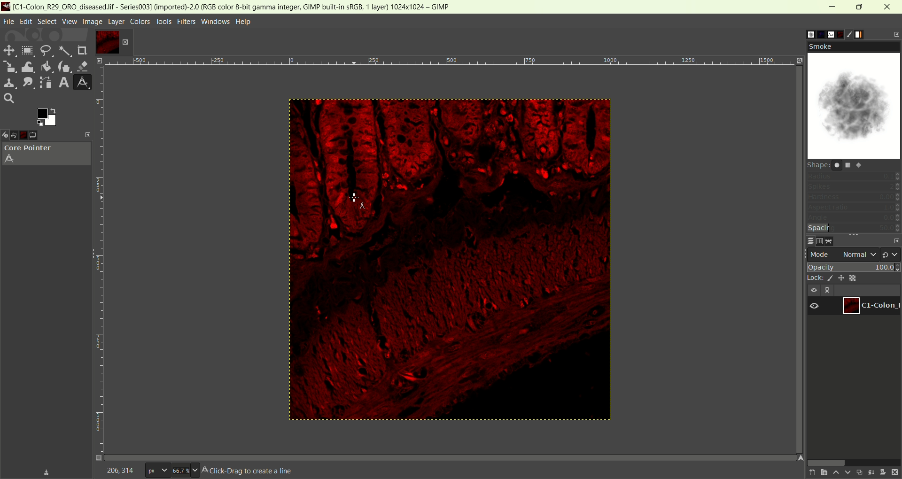  Describe the element at coordinates (852, 278) in the screenshot. I see `lock alpha channel` at that location.